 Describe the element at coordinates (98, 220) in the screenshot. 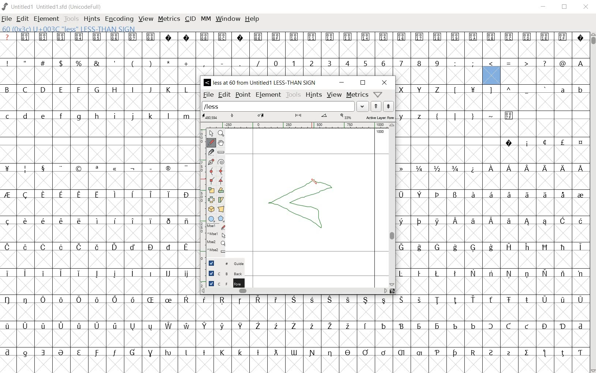

I see `special letters` at that location.